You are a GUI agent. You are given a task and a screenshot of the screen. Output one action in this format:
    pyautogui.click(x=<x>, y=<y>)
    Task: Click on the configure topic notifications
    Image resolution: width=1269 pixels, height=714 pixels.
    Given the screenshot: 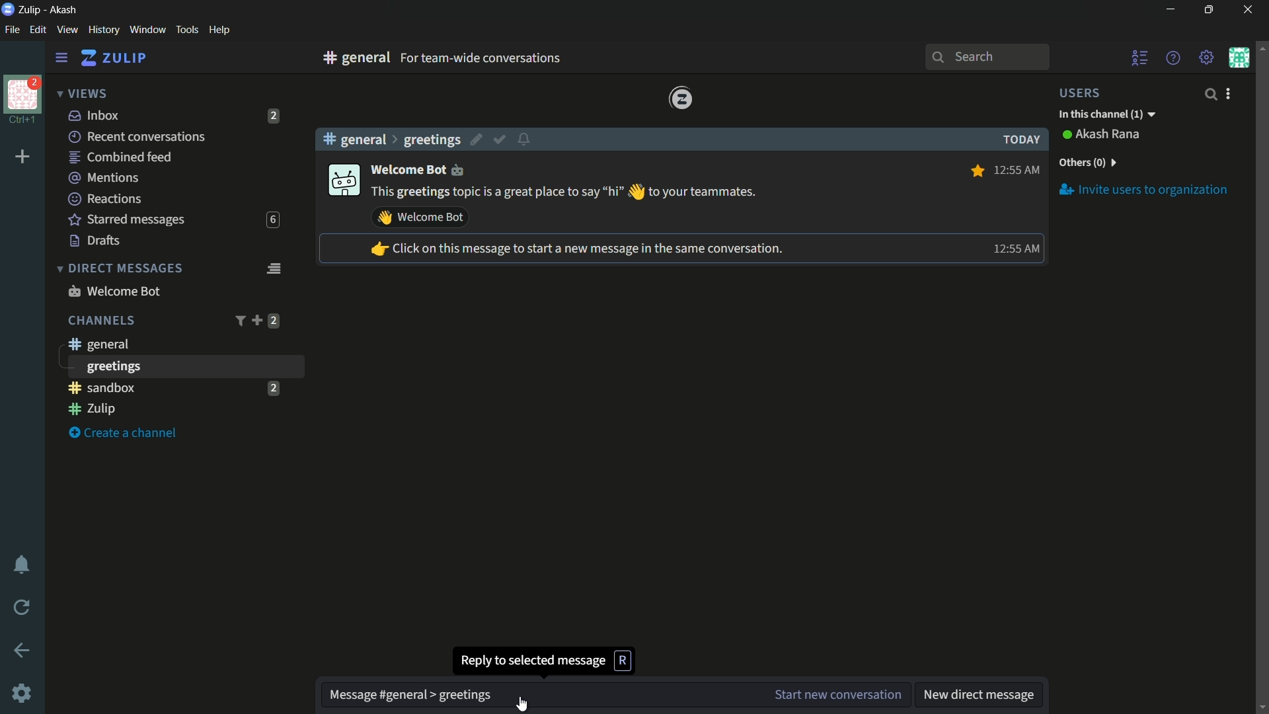 What is the action you would take?
    pyautogui.click(x=526, y=138)
    